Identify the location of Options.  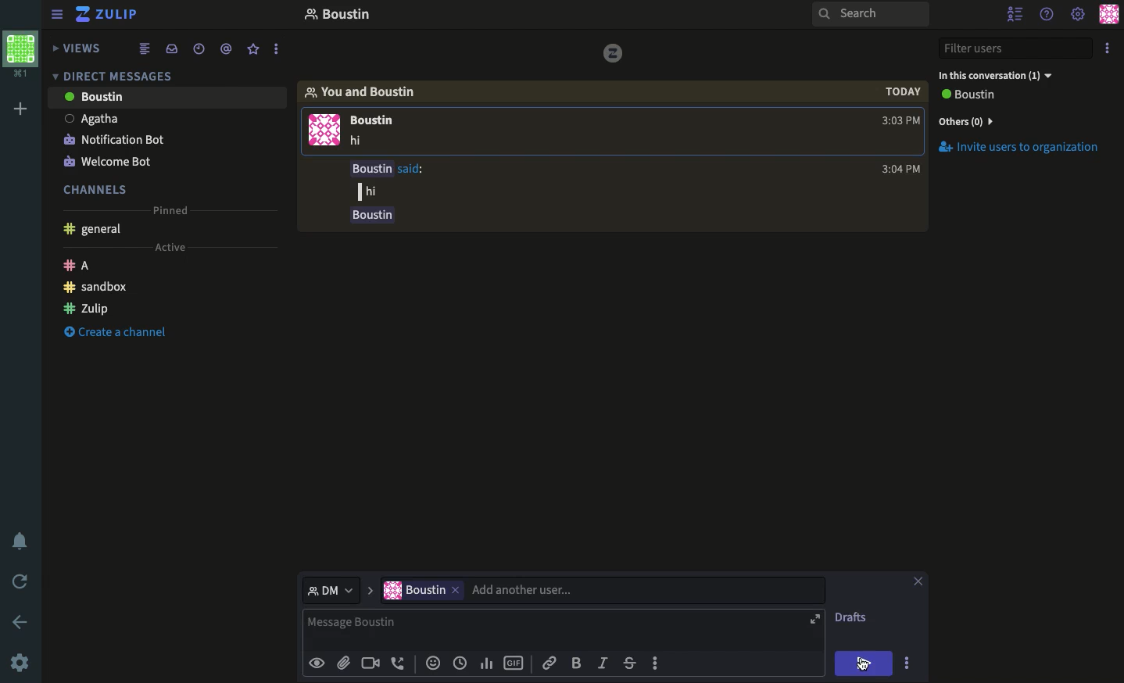
(907, 662).